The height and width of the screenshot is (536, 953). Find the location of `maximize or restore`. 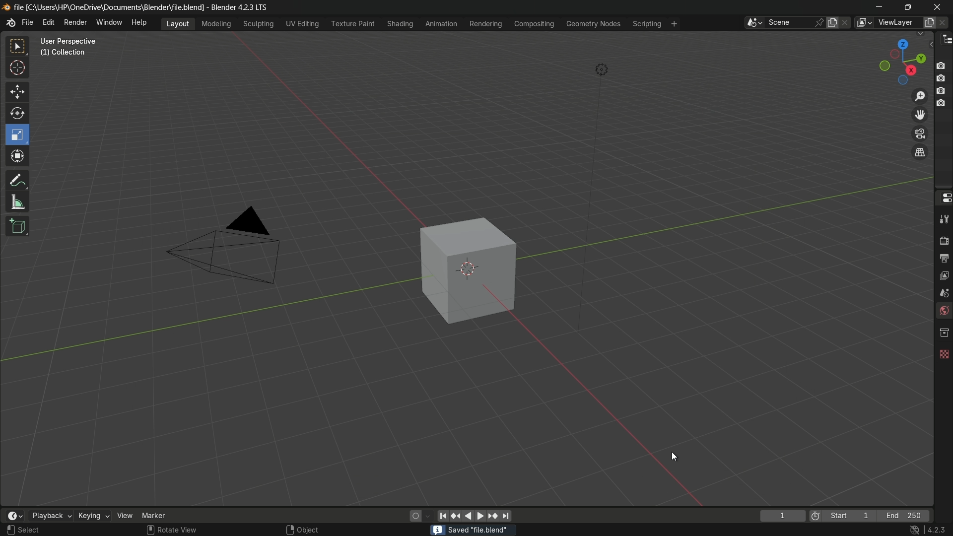

maximize or restore is located at coordinates (907, 6).